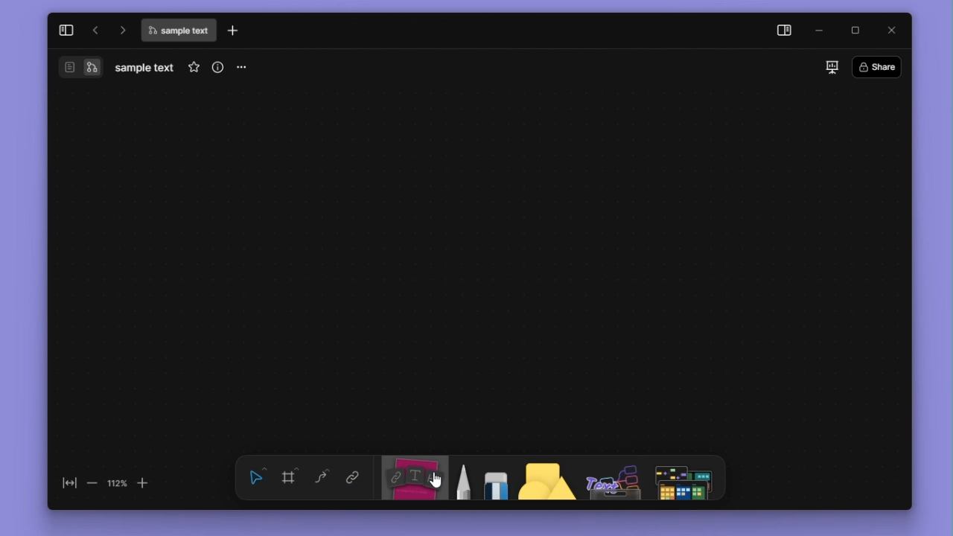 The height and width of the screenshot is (536, 953). Describe the element at coordinates (416, 478) in the screenshot. I see `note` at that location.